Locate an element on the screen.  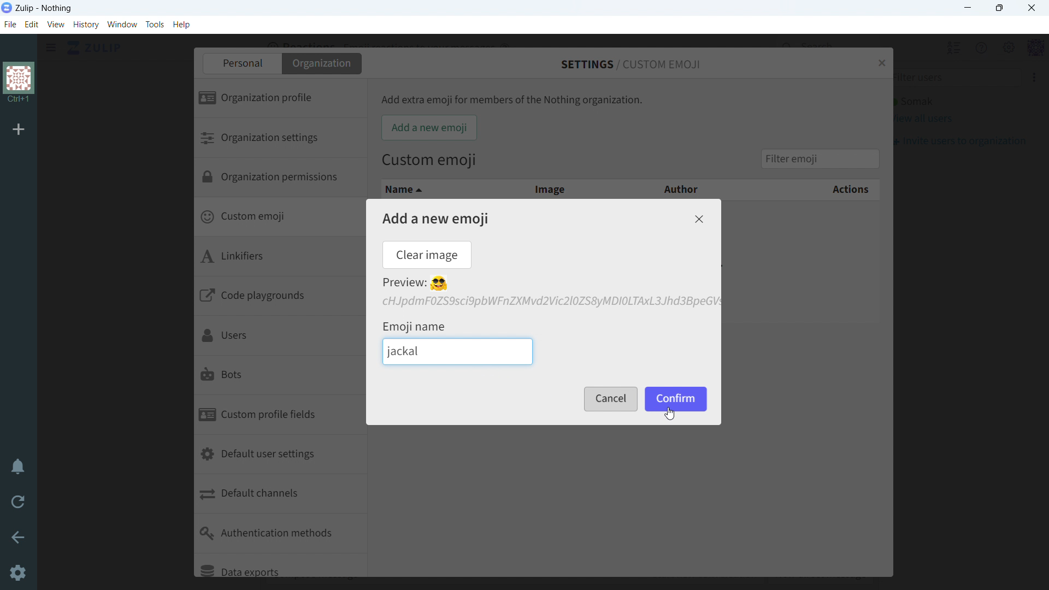
close is located at coordinates (881, 62).